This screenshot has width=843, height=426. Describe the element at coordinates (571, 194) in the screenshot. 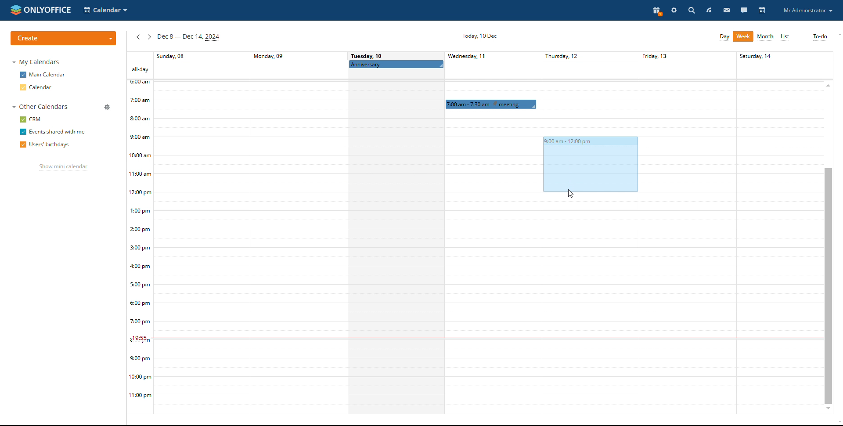

I see `cursor` at that location.